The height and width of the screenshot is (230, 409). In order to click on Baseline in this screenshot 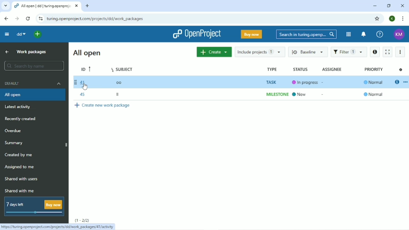, I will do `click(307, 52)`.